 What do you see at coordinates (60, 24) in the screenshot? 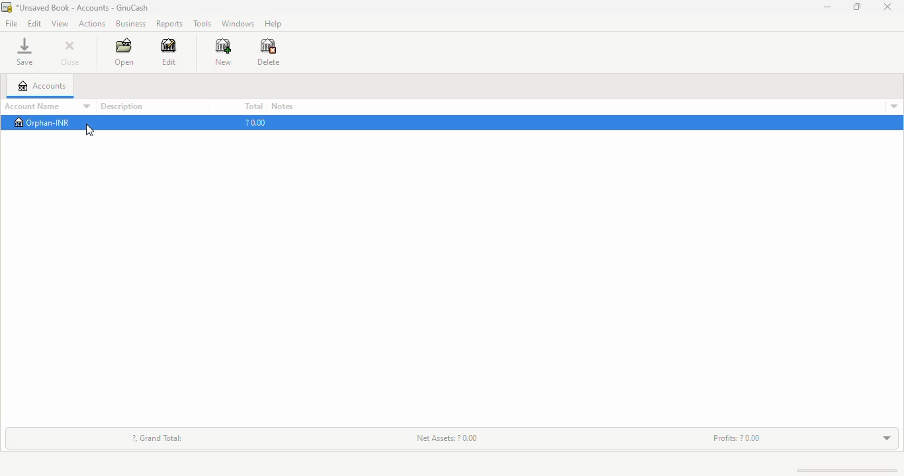
I see `view` at bounding box center [60, 24].